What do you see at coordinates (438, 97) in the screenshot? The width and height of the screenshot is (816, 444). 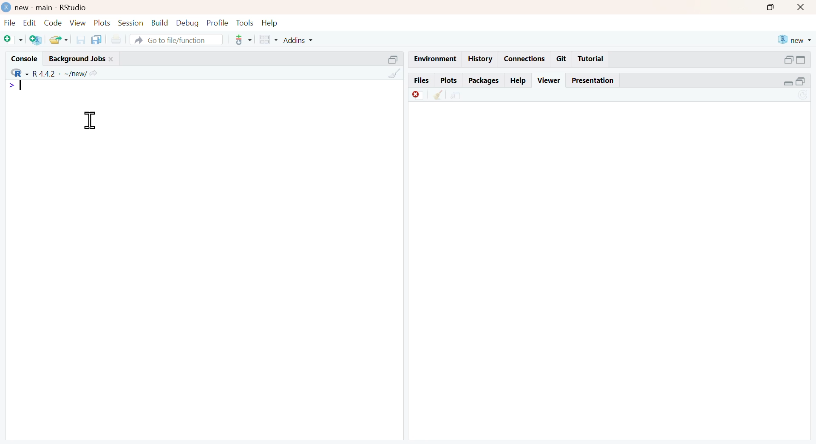 I see `Remove all viewer item` at bounding box center [438, 97].